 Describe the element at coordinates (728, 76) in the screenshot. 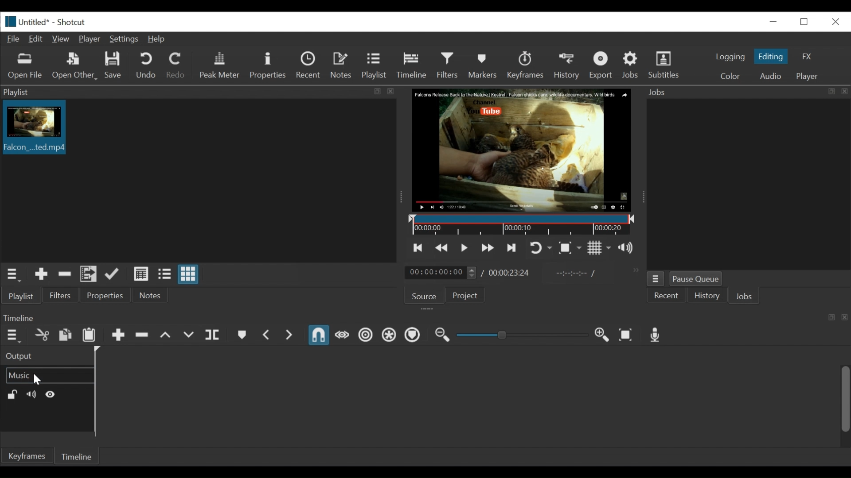

I see `Color` at that location.